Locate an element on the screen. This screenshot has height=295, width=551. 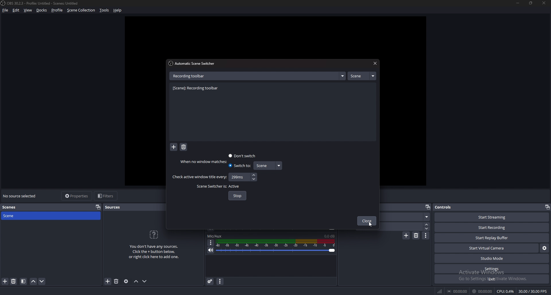
exit is located at coordinates (492, 279).